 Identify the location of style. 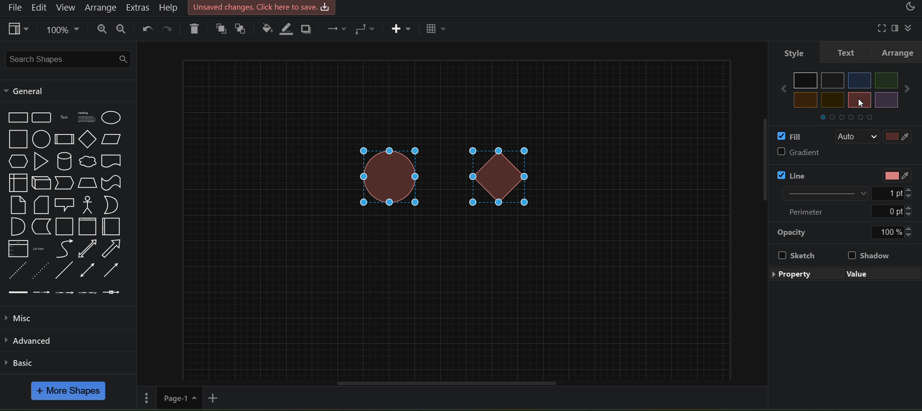
(791, 52).